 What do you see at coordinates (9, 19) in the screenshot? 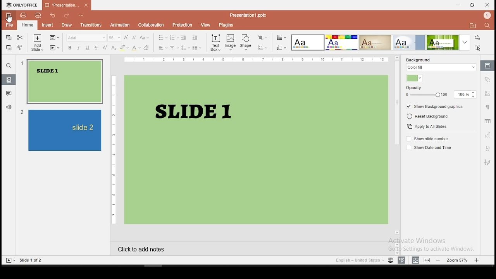
I see `cursor` at bounding box center [9, 19].